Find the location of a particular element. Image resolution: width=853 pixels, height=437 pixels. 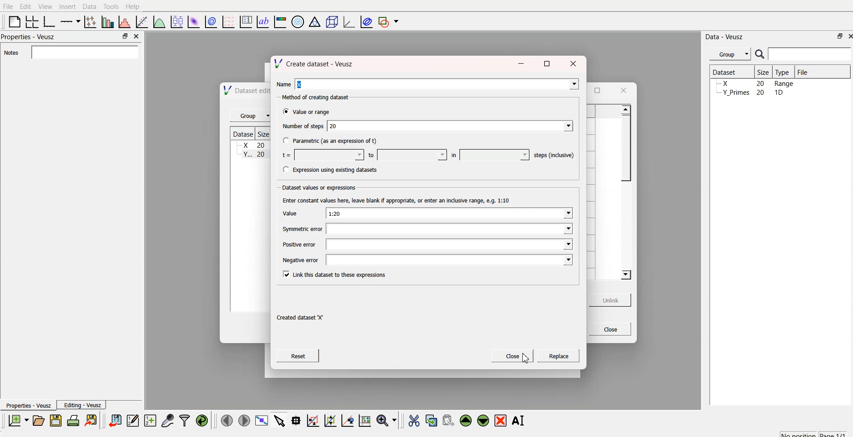

to is located at coordinates (406, 155).